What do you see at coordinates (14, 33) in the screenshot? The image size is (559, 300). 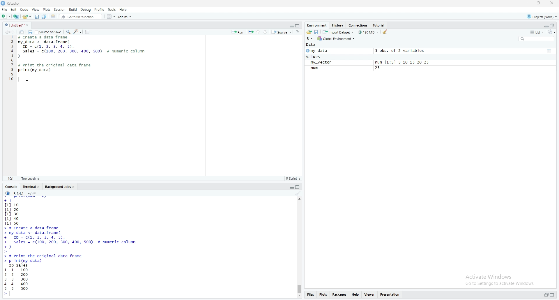 I see `Go forward to the next location` at bounding box center [14, 33].